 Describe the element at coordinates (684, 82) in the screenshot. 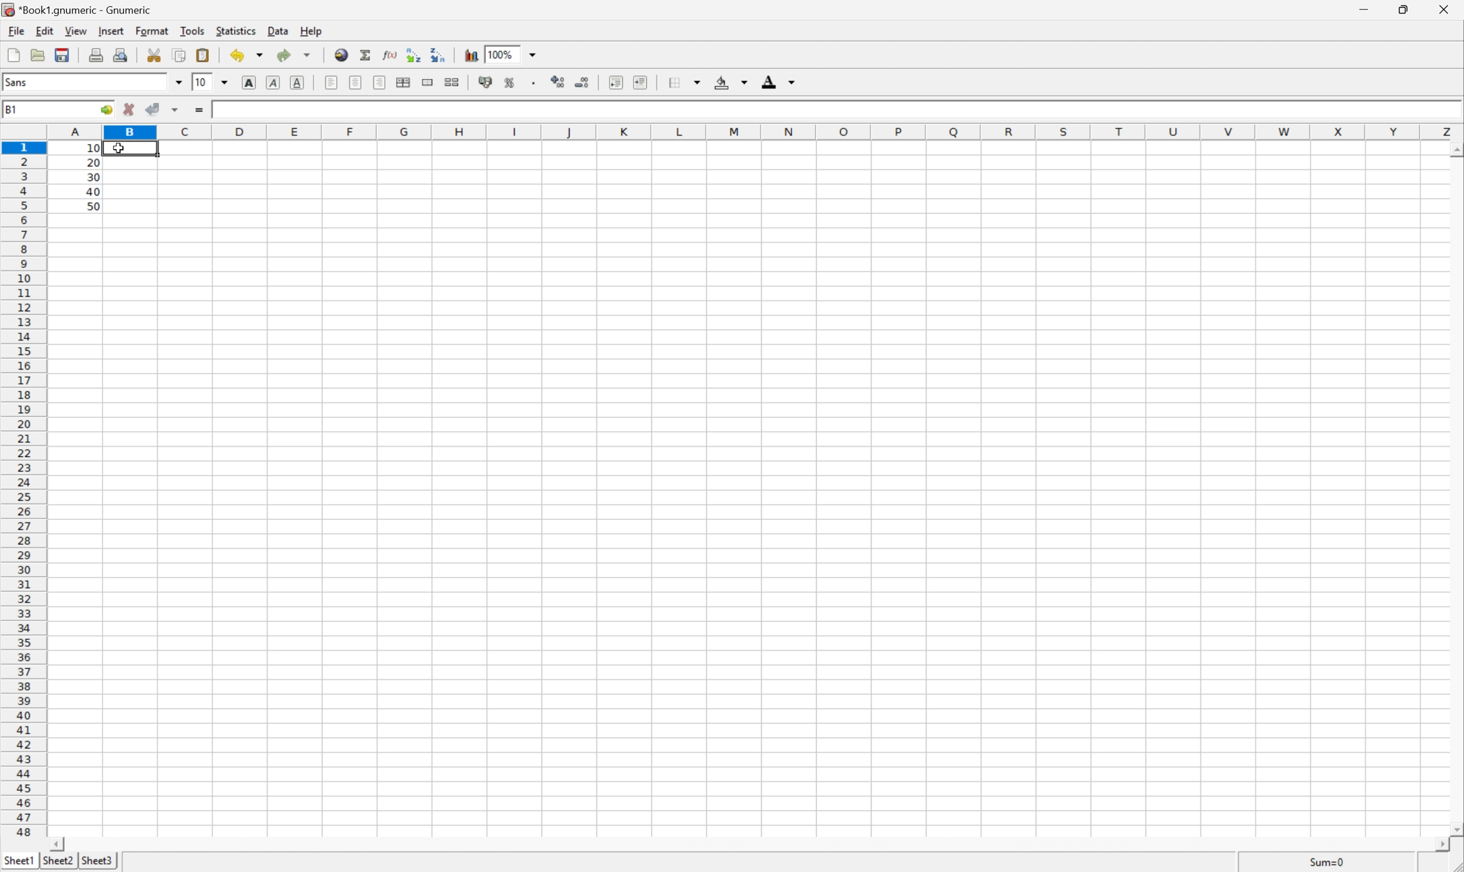

I see `Borders` at that location.